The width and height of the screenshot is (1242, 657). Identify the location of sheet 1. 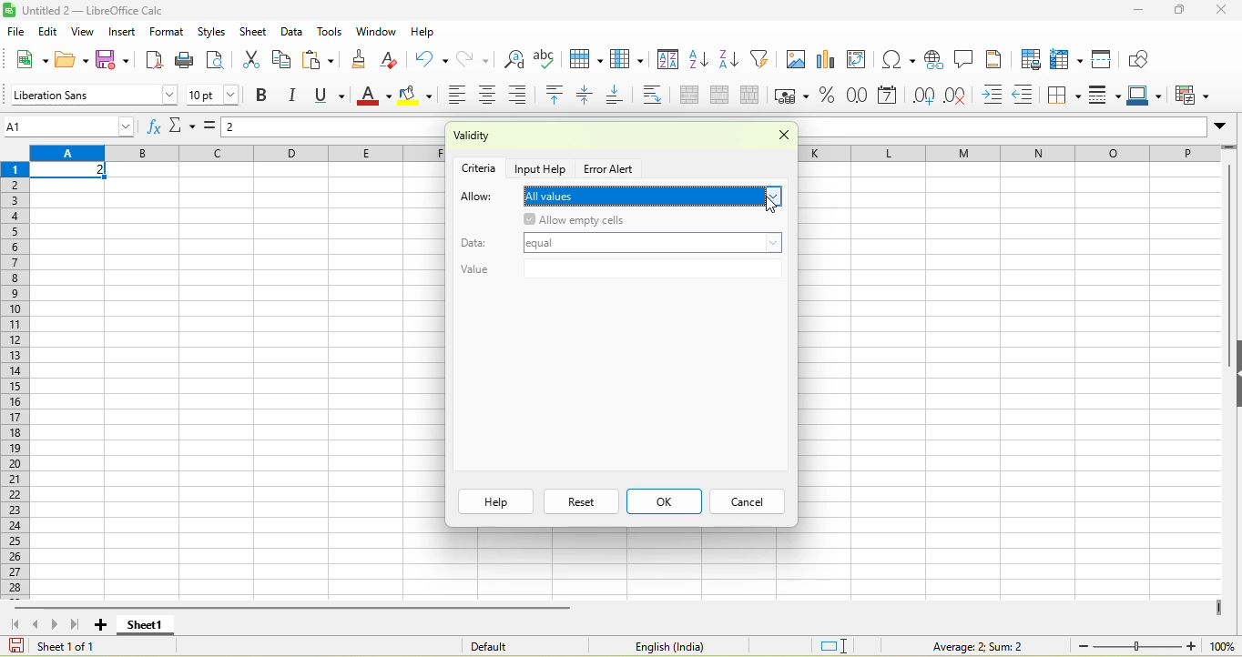
(144, 625).